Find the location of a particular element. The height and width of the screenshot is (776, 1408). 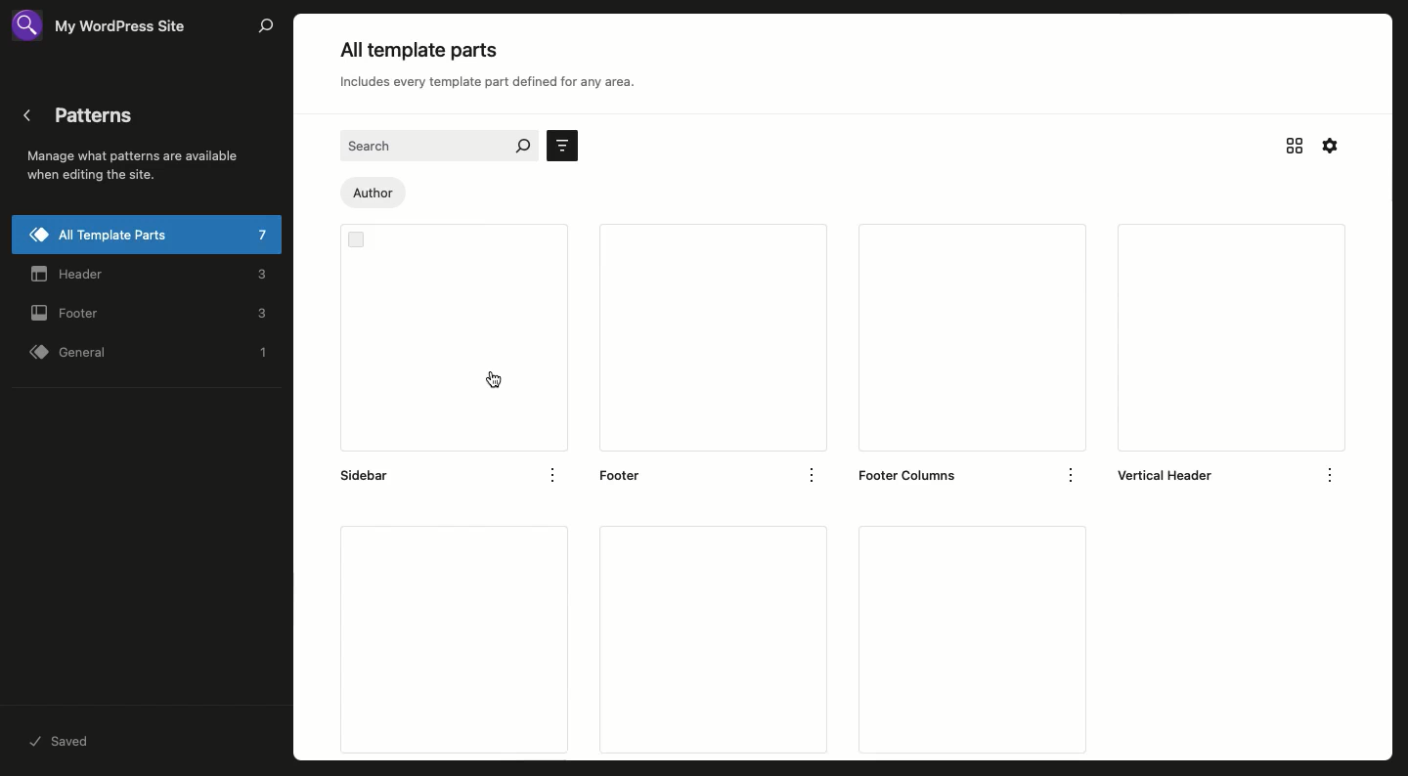

options is located at coordinates (1075, 474).